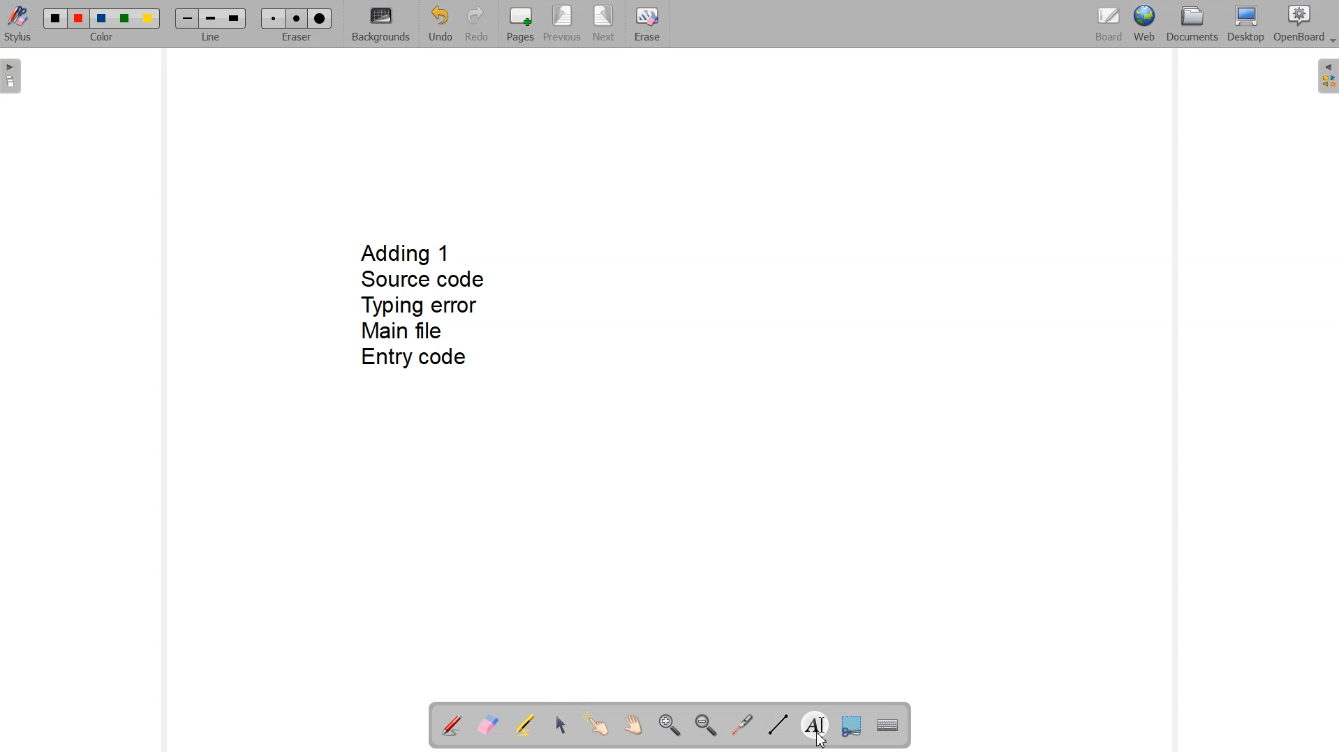 This screenshot has width=1339, height=752. Describe the element at coordinates (149, 19) in the screenshot. I see `Color 5` at that location.